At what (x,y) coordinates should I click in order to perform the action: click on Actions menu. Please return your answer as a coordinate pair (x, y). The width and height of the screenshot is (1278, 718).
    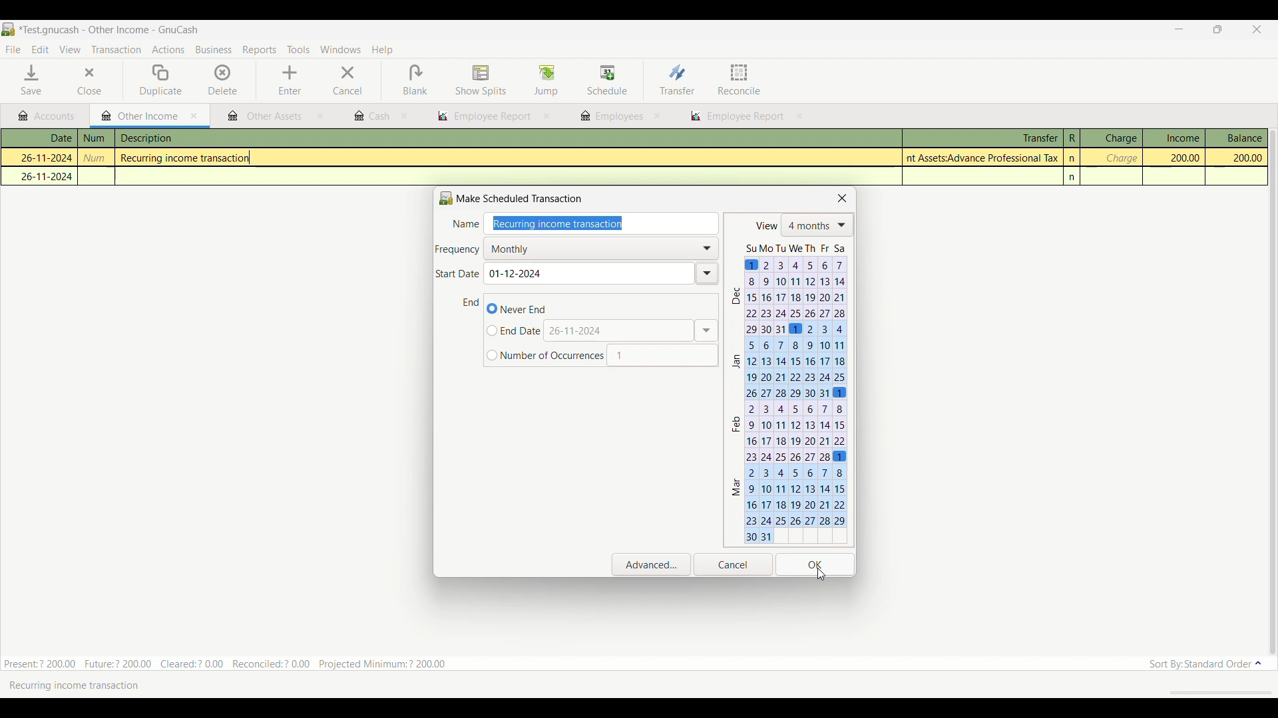
    Looking at the image, I should click on (168, 51).